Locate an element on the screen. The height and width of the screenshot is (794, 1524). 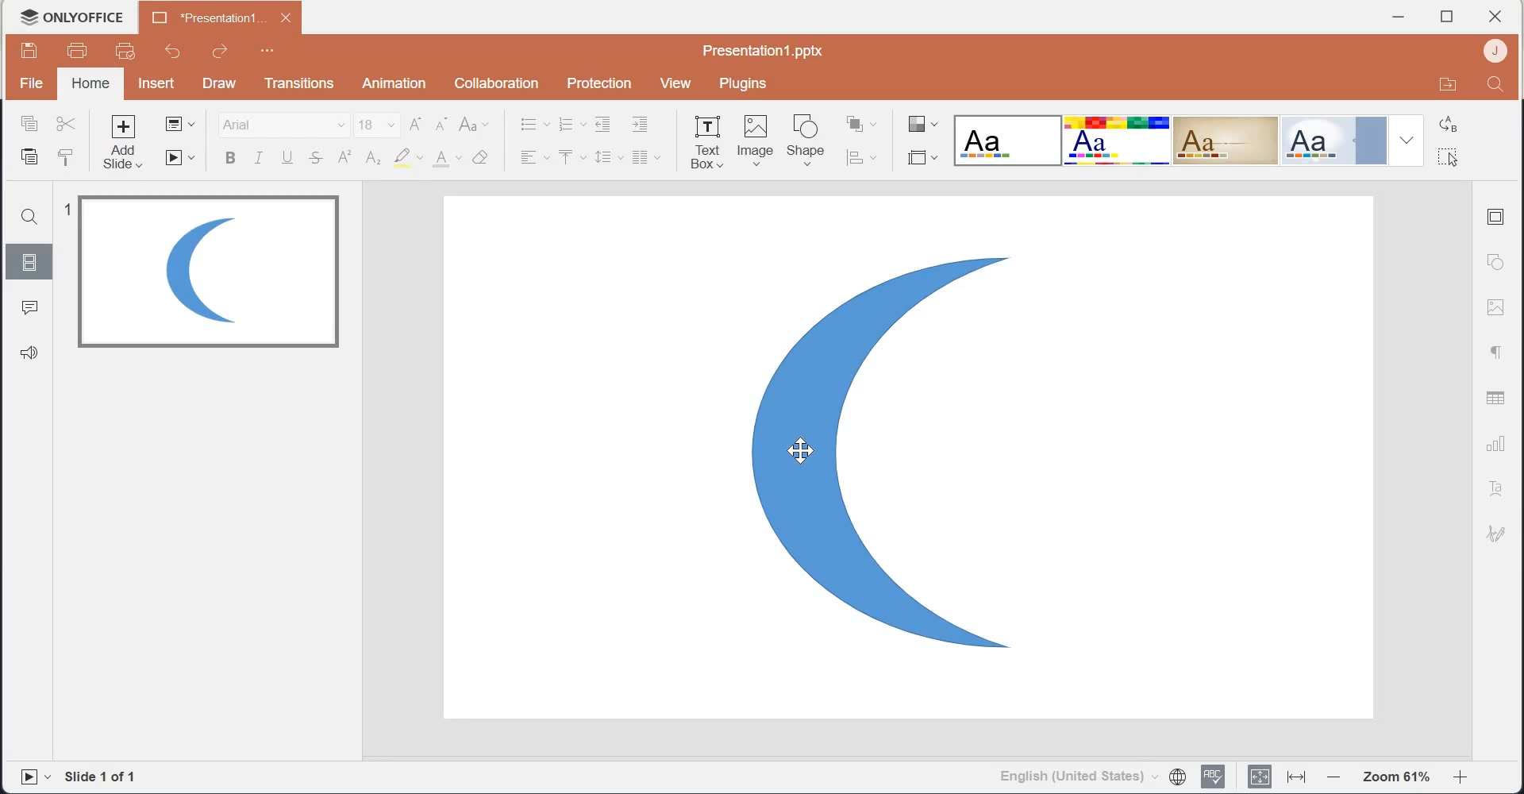
Plugins is located at coordinates (741, 85).